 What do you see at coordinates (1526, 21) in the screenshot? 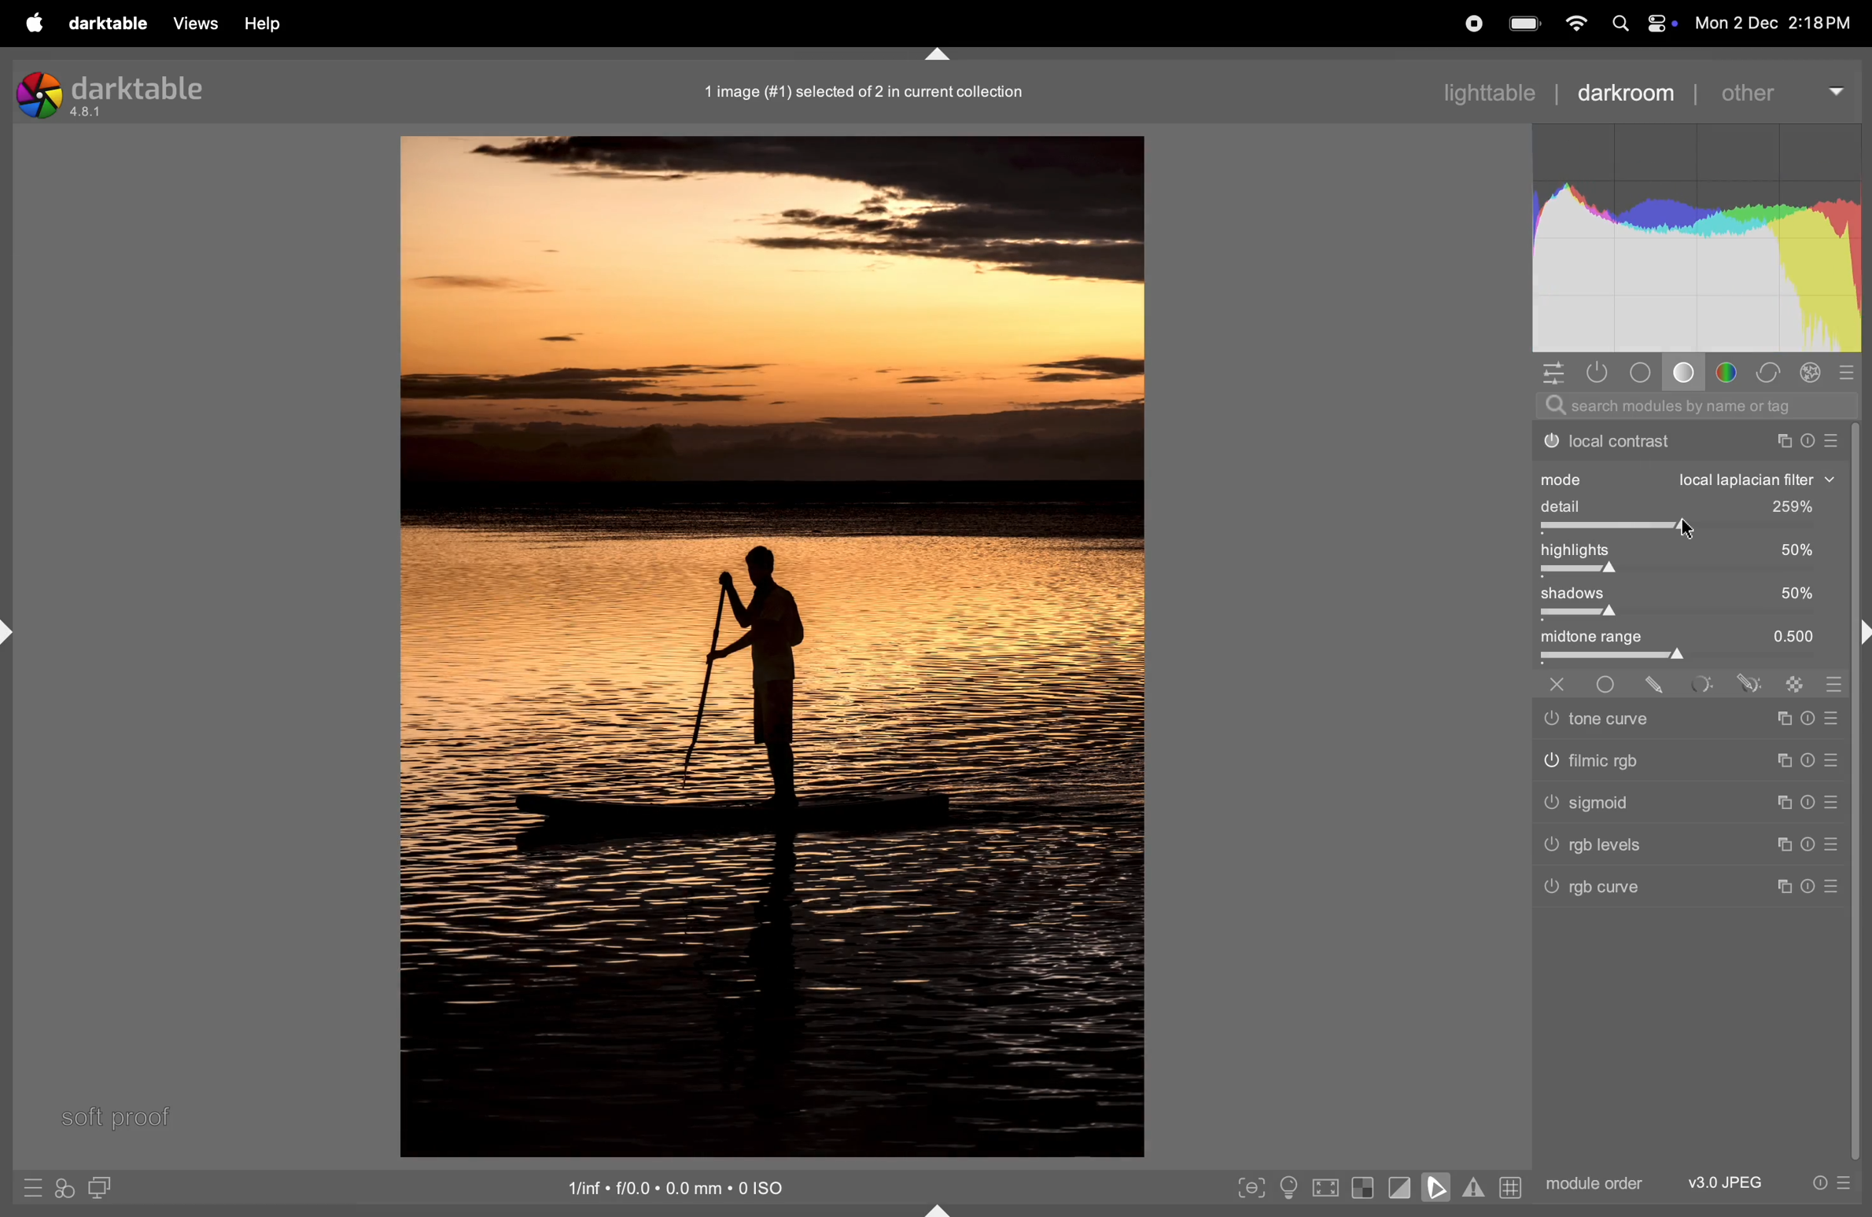
I see `battery` at bounding box center [1526, 21].